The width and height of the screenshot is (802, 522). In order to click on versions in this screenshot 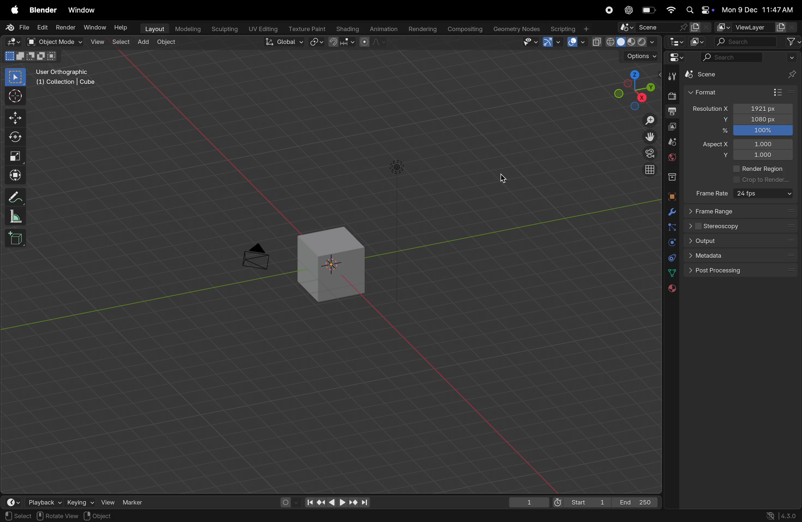, I will do `click(781, 516)`.